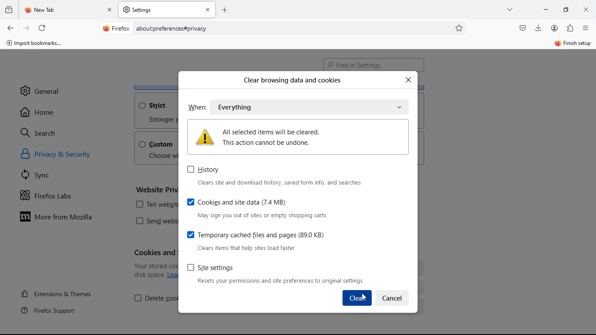  Describe the element at coordinates (364, 297) in the screenshot. I see `Cursor` at that location.